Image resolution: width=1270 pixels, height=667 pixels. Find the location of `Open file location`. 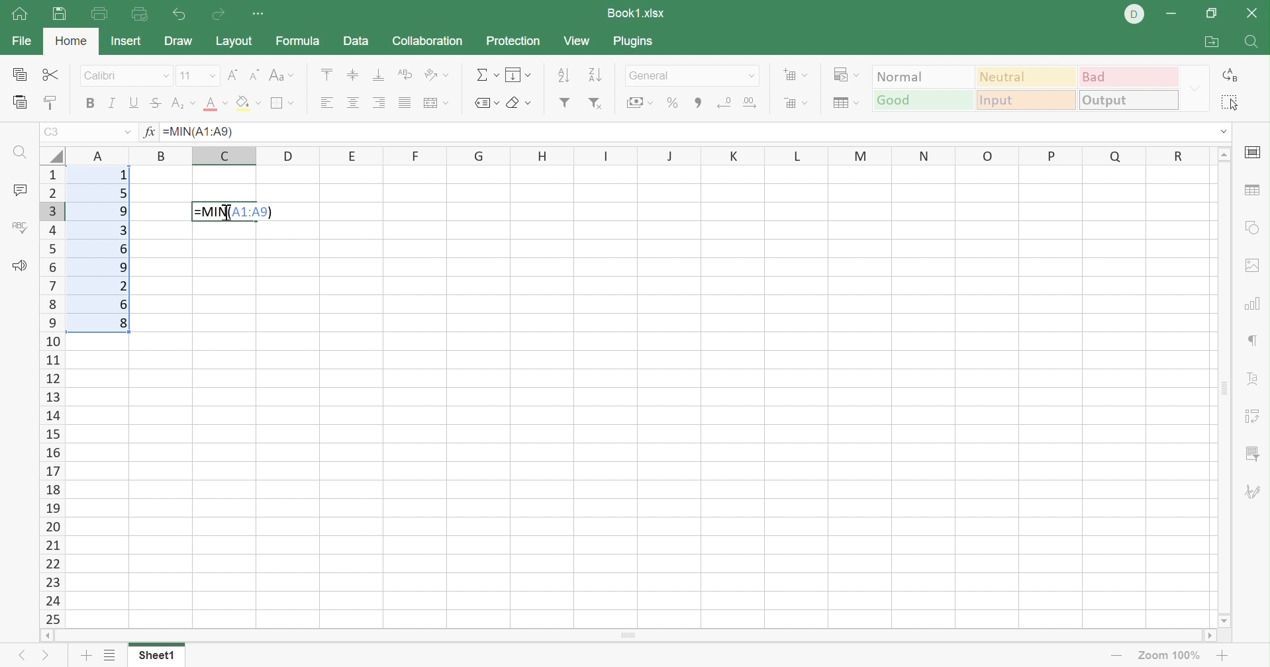

Open file location is located at coordinates (1212, 42).